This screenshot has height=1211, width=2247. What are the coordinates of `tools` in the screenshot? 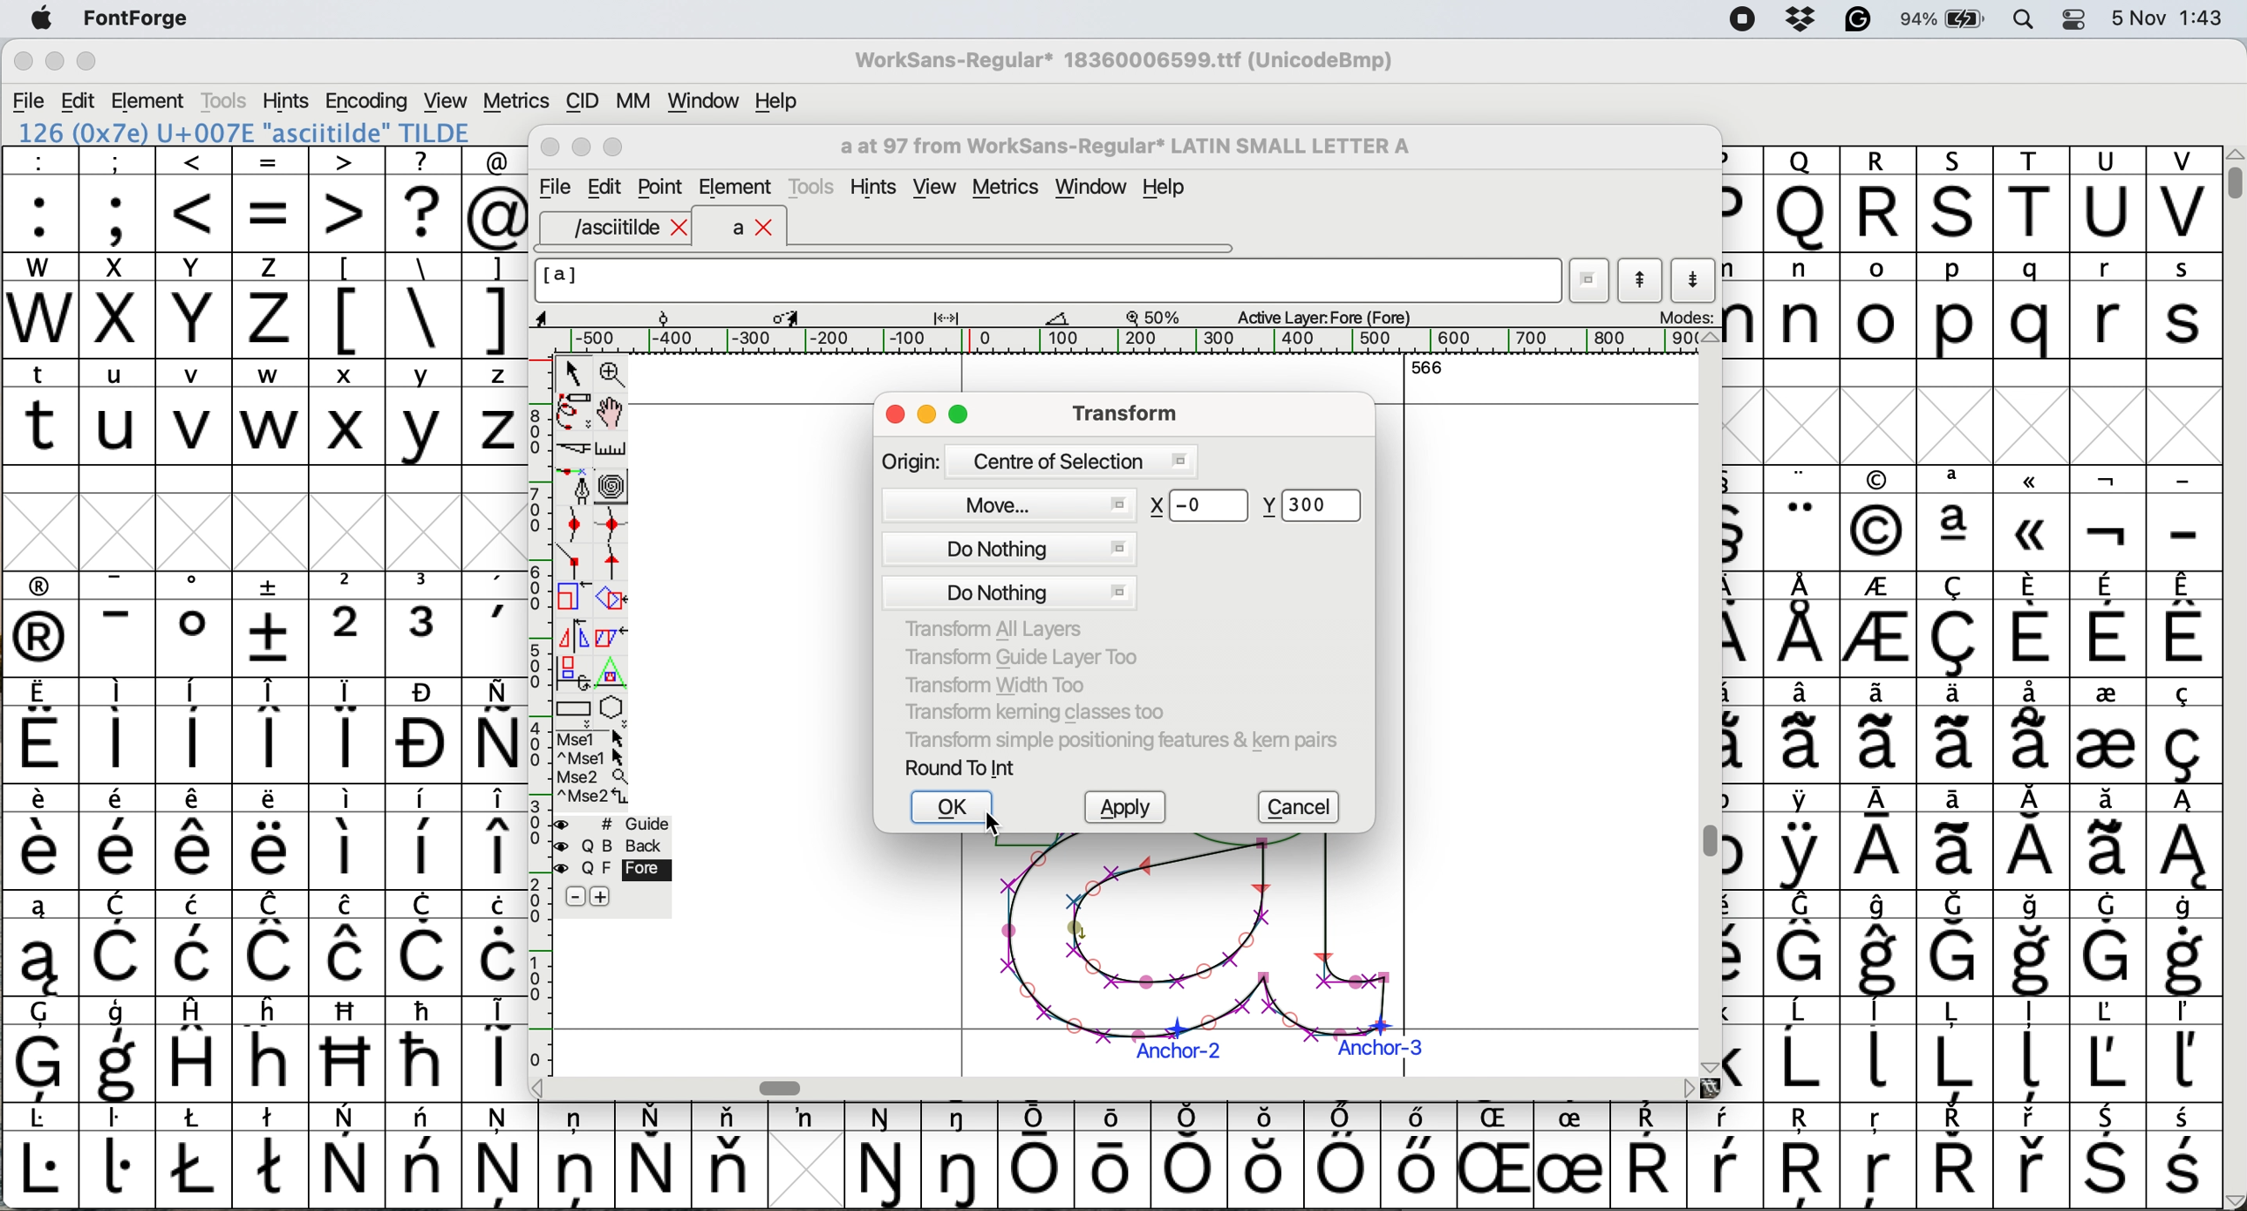 It's located at (815, 184).